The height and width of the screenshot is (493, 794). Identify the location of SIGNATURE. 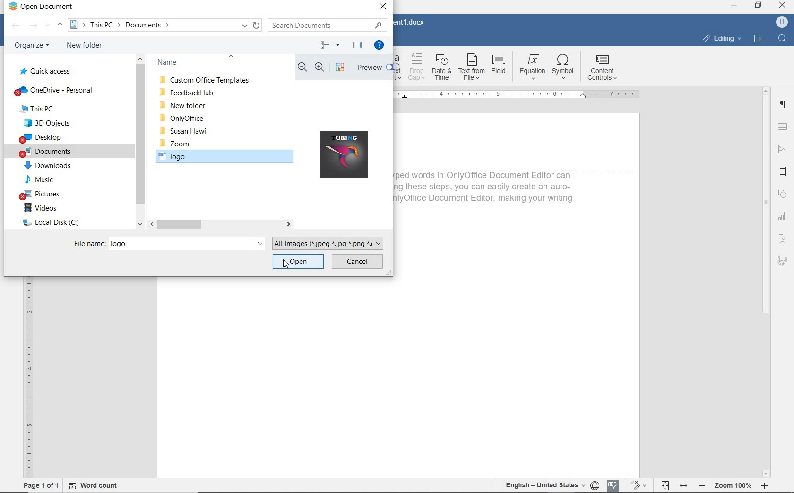
(784, 263).